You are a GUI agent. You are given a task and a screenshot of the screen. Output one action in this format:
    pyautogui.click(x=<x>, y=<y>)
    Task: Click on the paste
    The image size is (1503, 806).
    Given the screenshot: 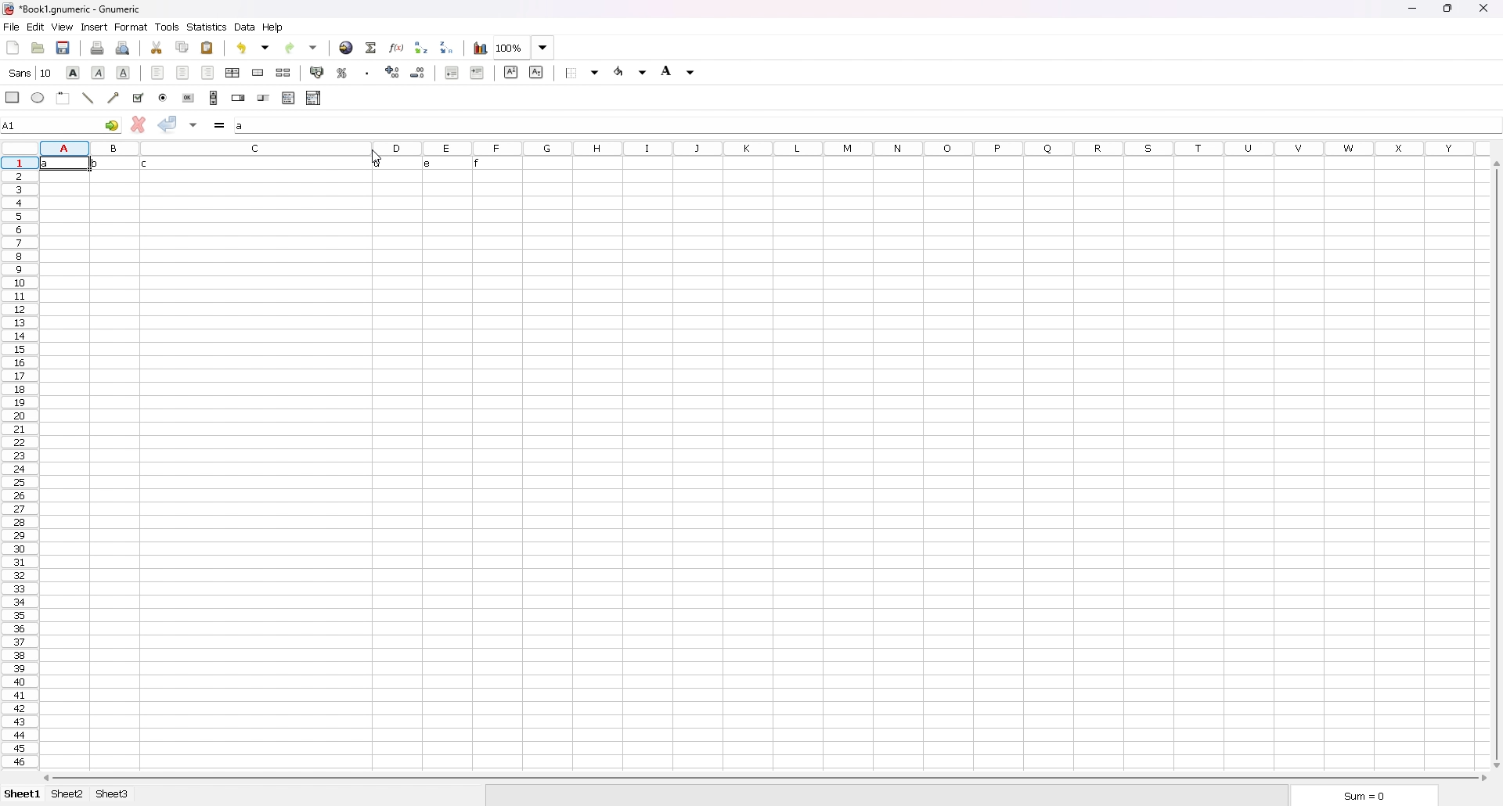 What is the action you would take?
    pyautogui.click(x=208, y=47)
    